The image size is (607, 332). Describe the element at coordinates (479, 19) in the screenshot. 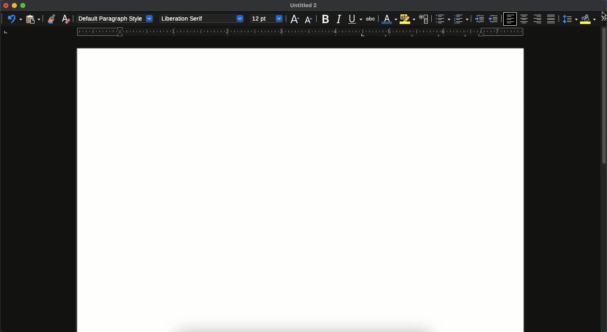

I see `indent` at that location.